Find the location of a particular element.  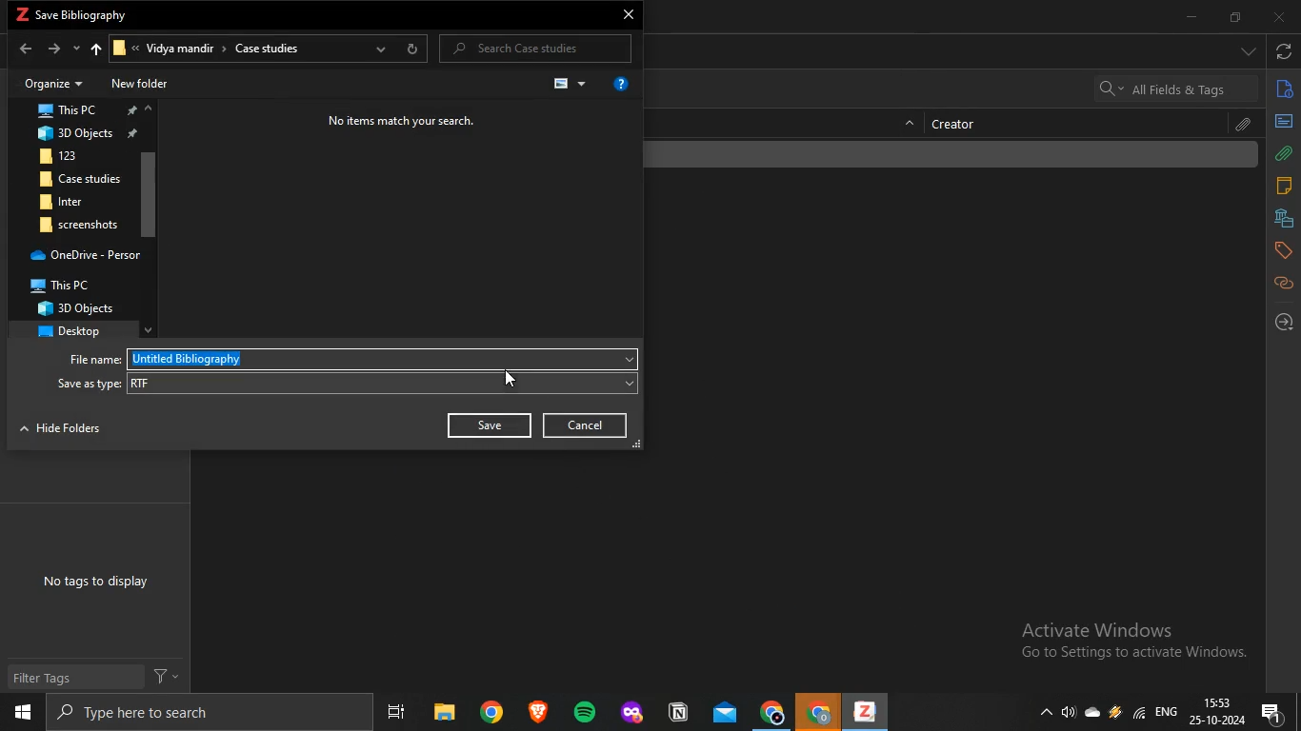

save bibliography is located at coordinates (95, 16).